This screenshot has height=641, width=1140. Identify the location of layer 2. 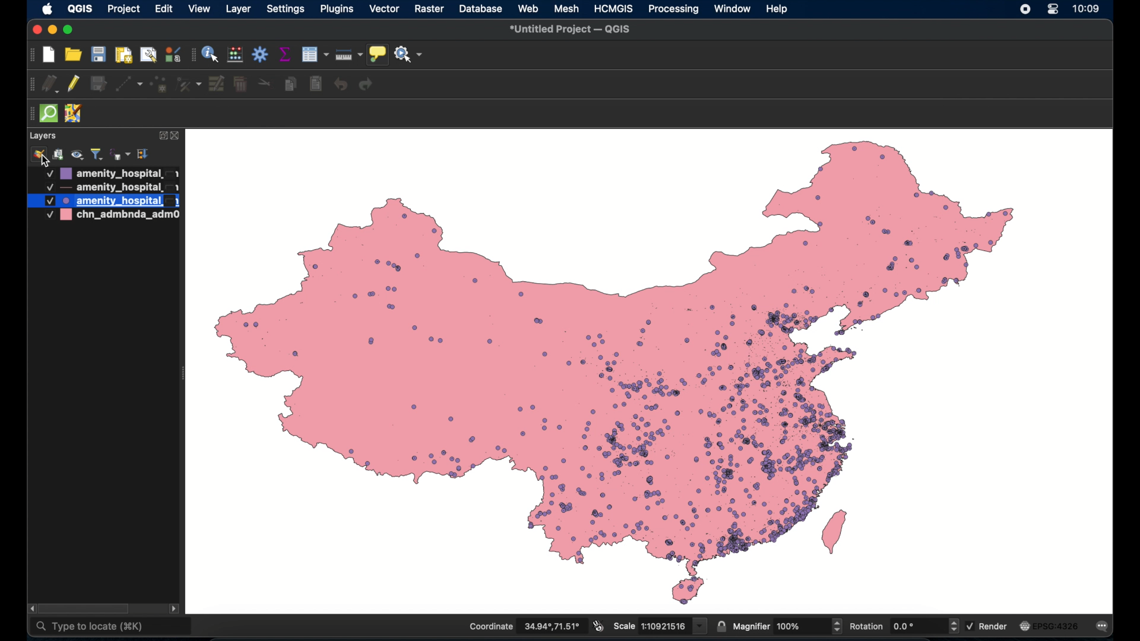
(110, 188).